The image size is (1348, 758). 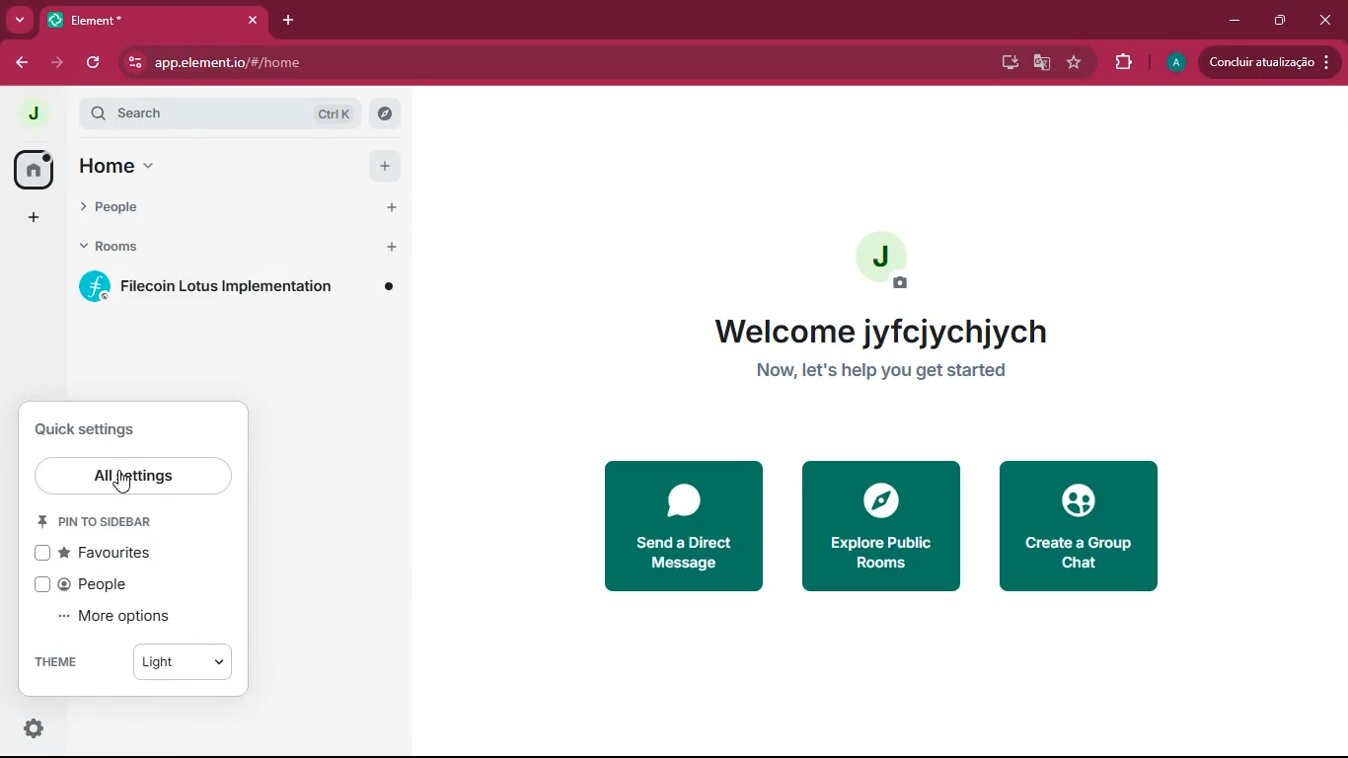 What do you see at coordinates (92, 63) in the screenshot?
I see `refresh` at bounding box center [92, 63].